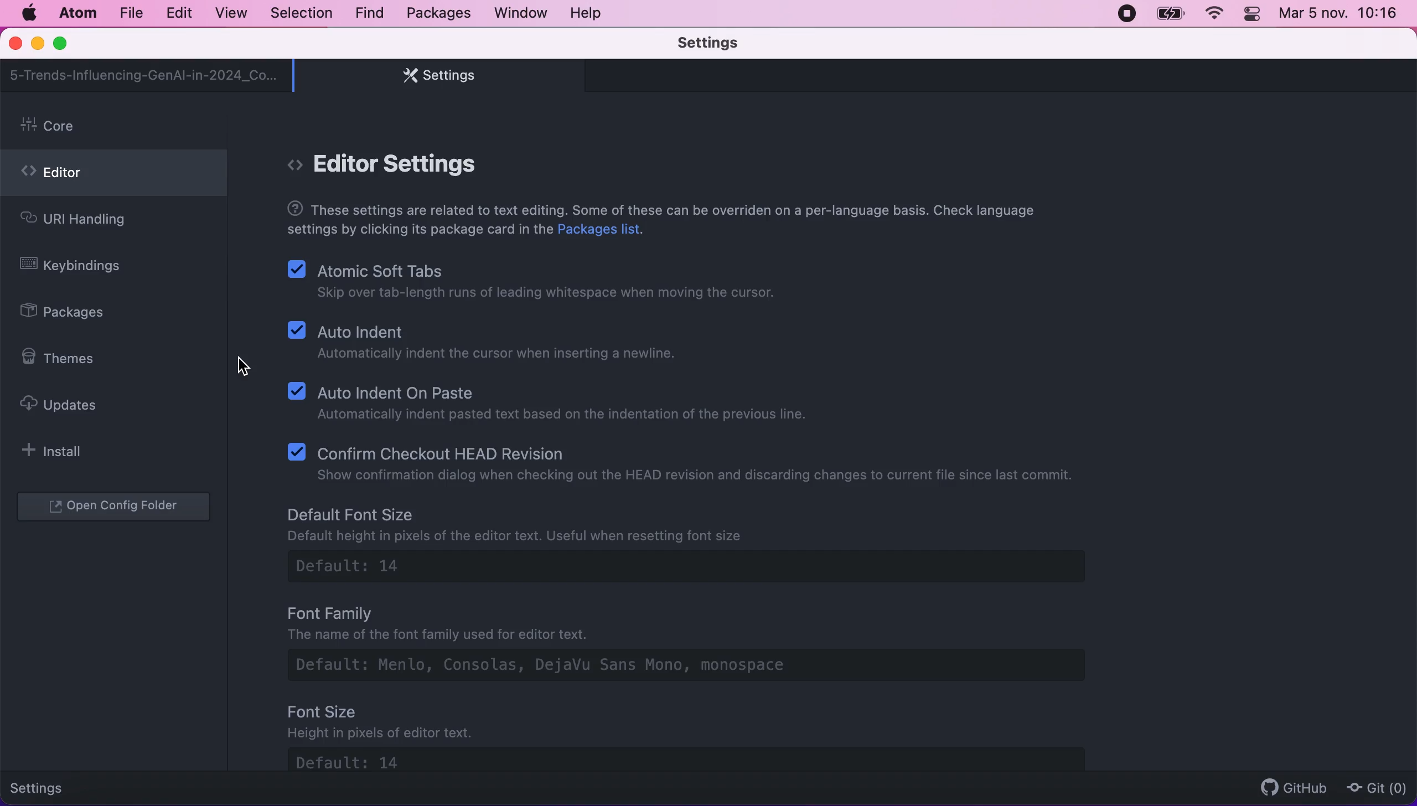 The width and height of the screenshot is (1417, 806). I want to click on install, so click(59, 451).